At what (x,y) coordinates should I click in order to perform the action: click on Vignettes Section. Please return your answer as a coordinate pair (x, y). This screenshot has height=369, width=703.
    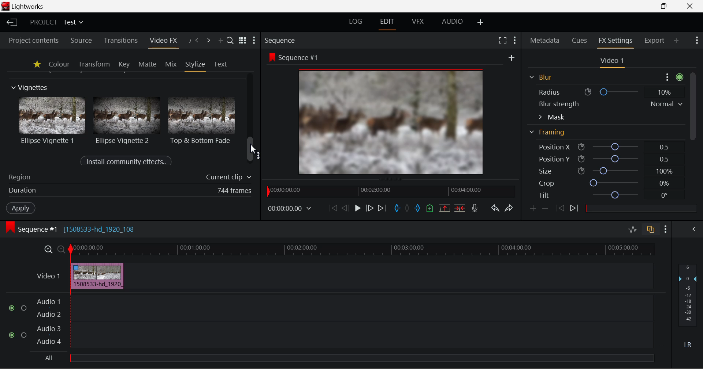
    Looking at the image, I should click on (30, 88).